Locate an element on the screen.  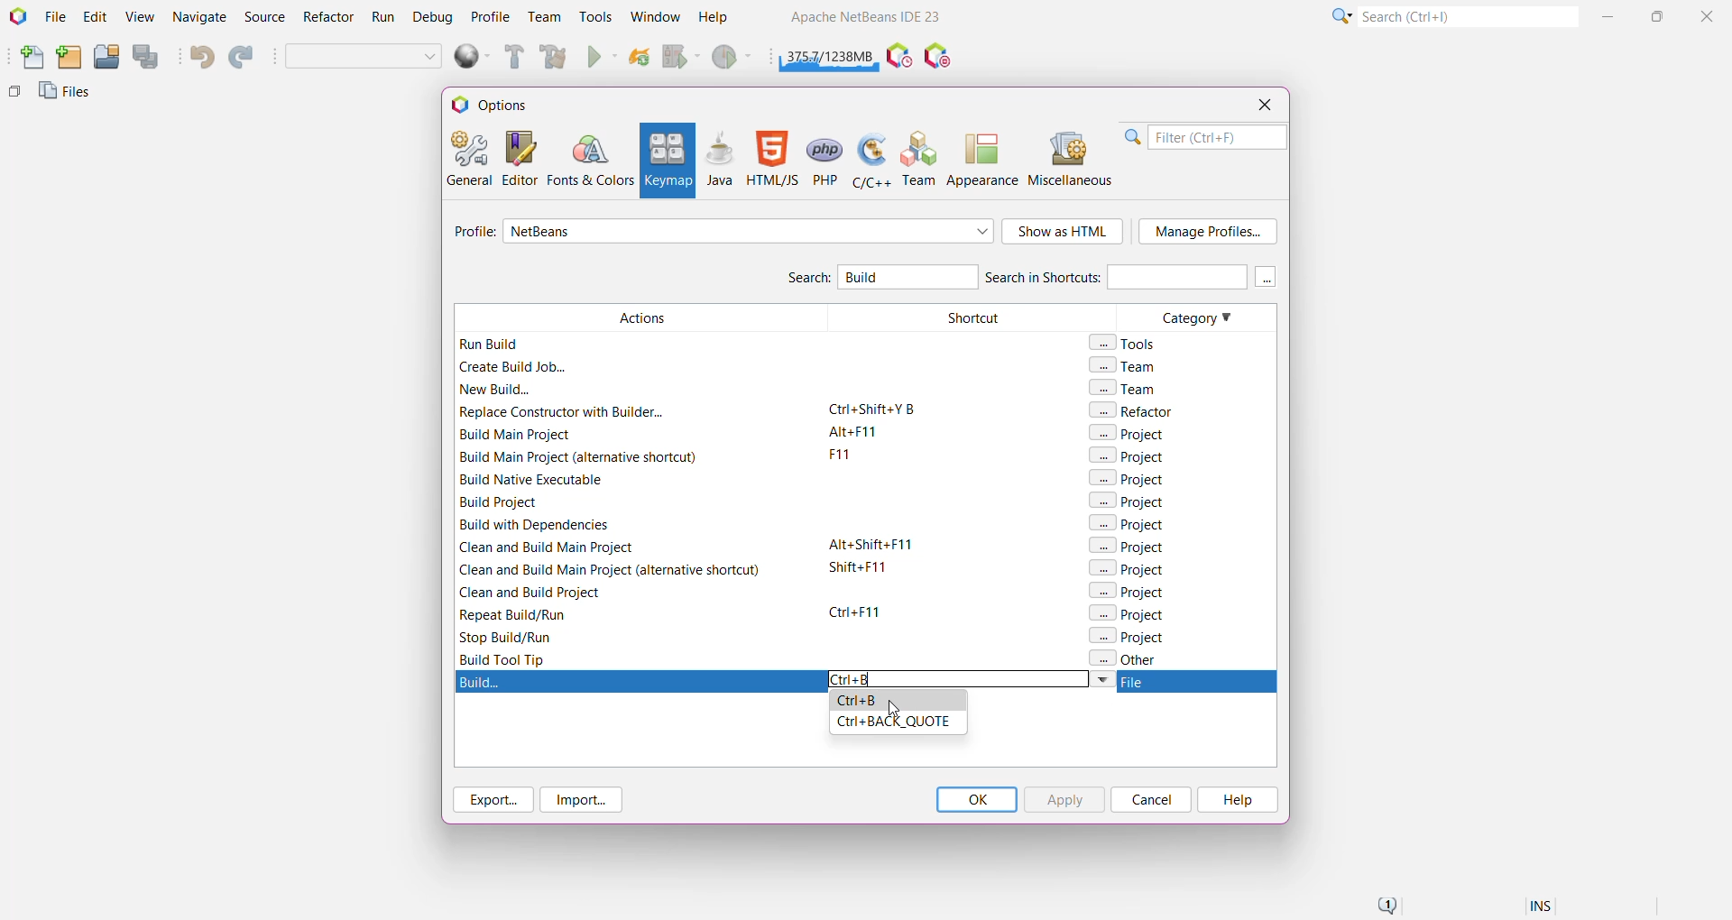
Redo is located at coordinates (244, 58).